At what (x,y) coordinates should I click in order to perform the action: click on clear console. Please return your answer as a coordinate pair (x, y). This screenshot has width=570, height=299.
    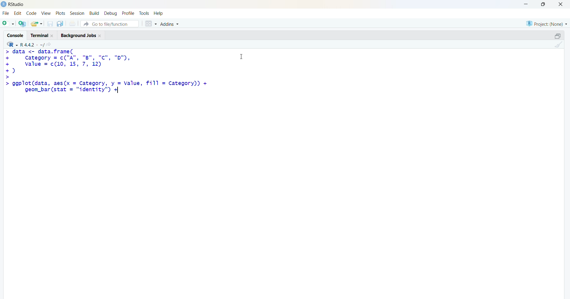
    Looking at the image, I should click on (558, 44).